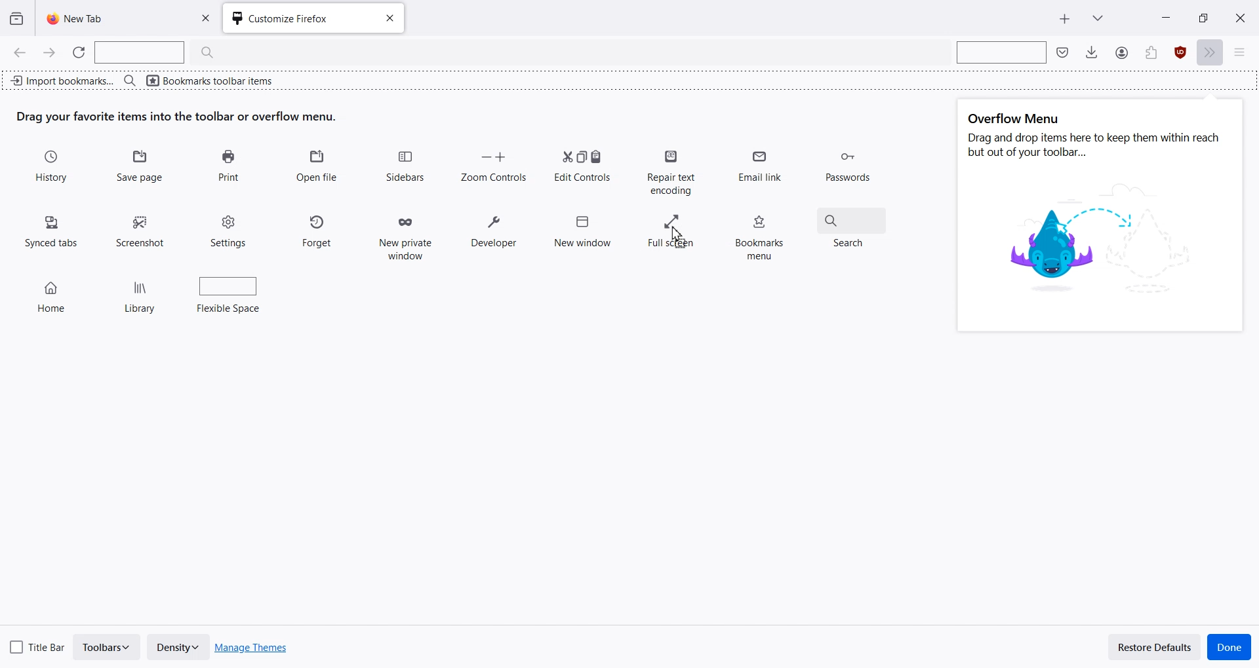  I want to click on Refresh, so click(79, 52).